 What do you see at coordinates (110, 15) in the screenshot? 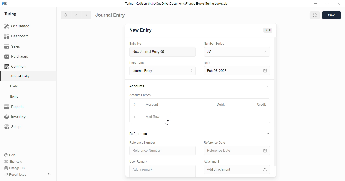
I see `journal entry` at bounding box center [110, 15].